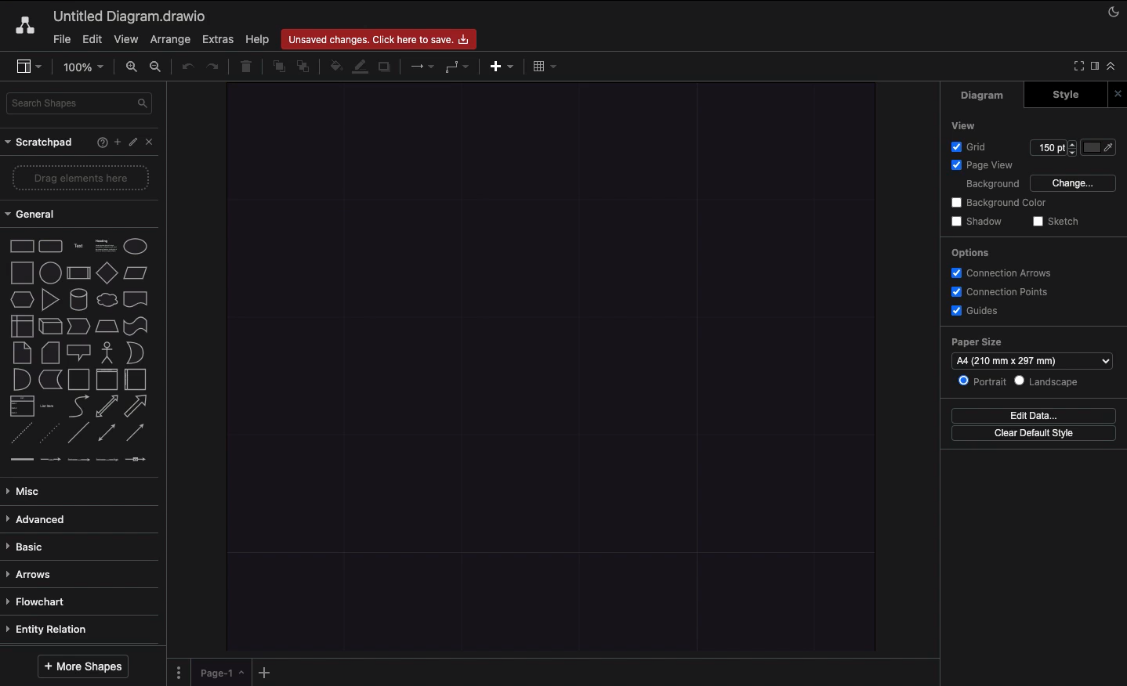 The width and height of the screenshot is (1127, 686). Describe the element at coordinates (276, 69) in the screenshot. I see `Move to front` at that location.